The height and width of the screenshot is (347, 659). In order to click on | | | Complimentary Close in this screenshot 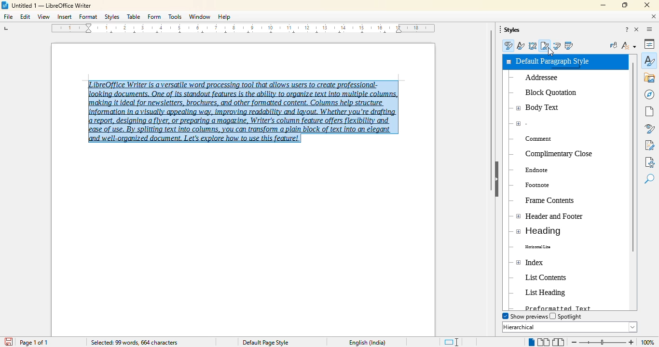, I will do `click(556, 153)`.